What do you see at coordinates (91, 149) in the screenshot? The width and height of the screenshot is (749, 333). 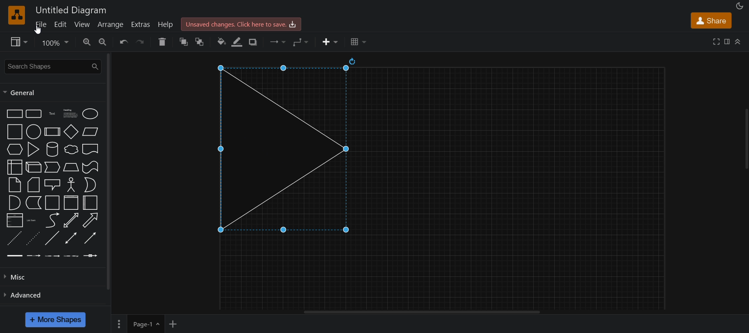 I see `document` at bounding box center [91, 149].